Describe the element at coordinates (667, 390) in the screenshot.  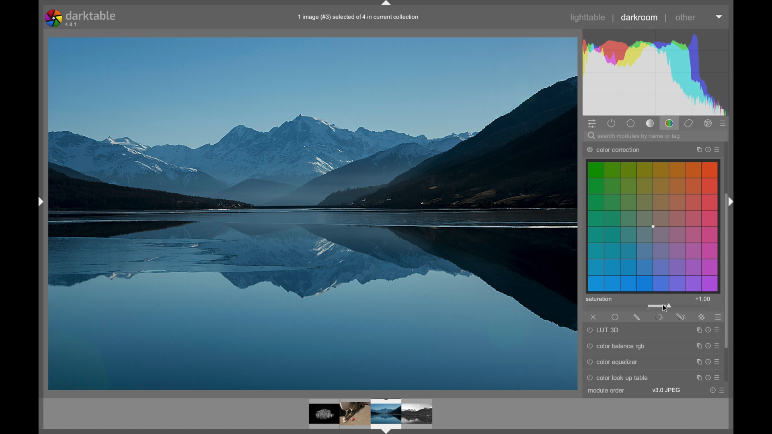
I see `v3.0 jpeg` at that location.